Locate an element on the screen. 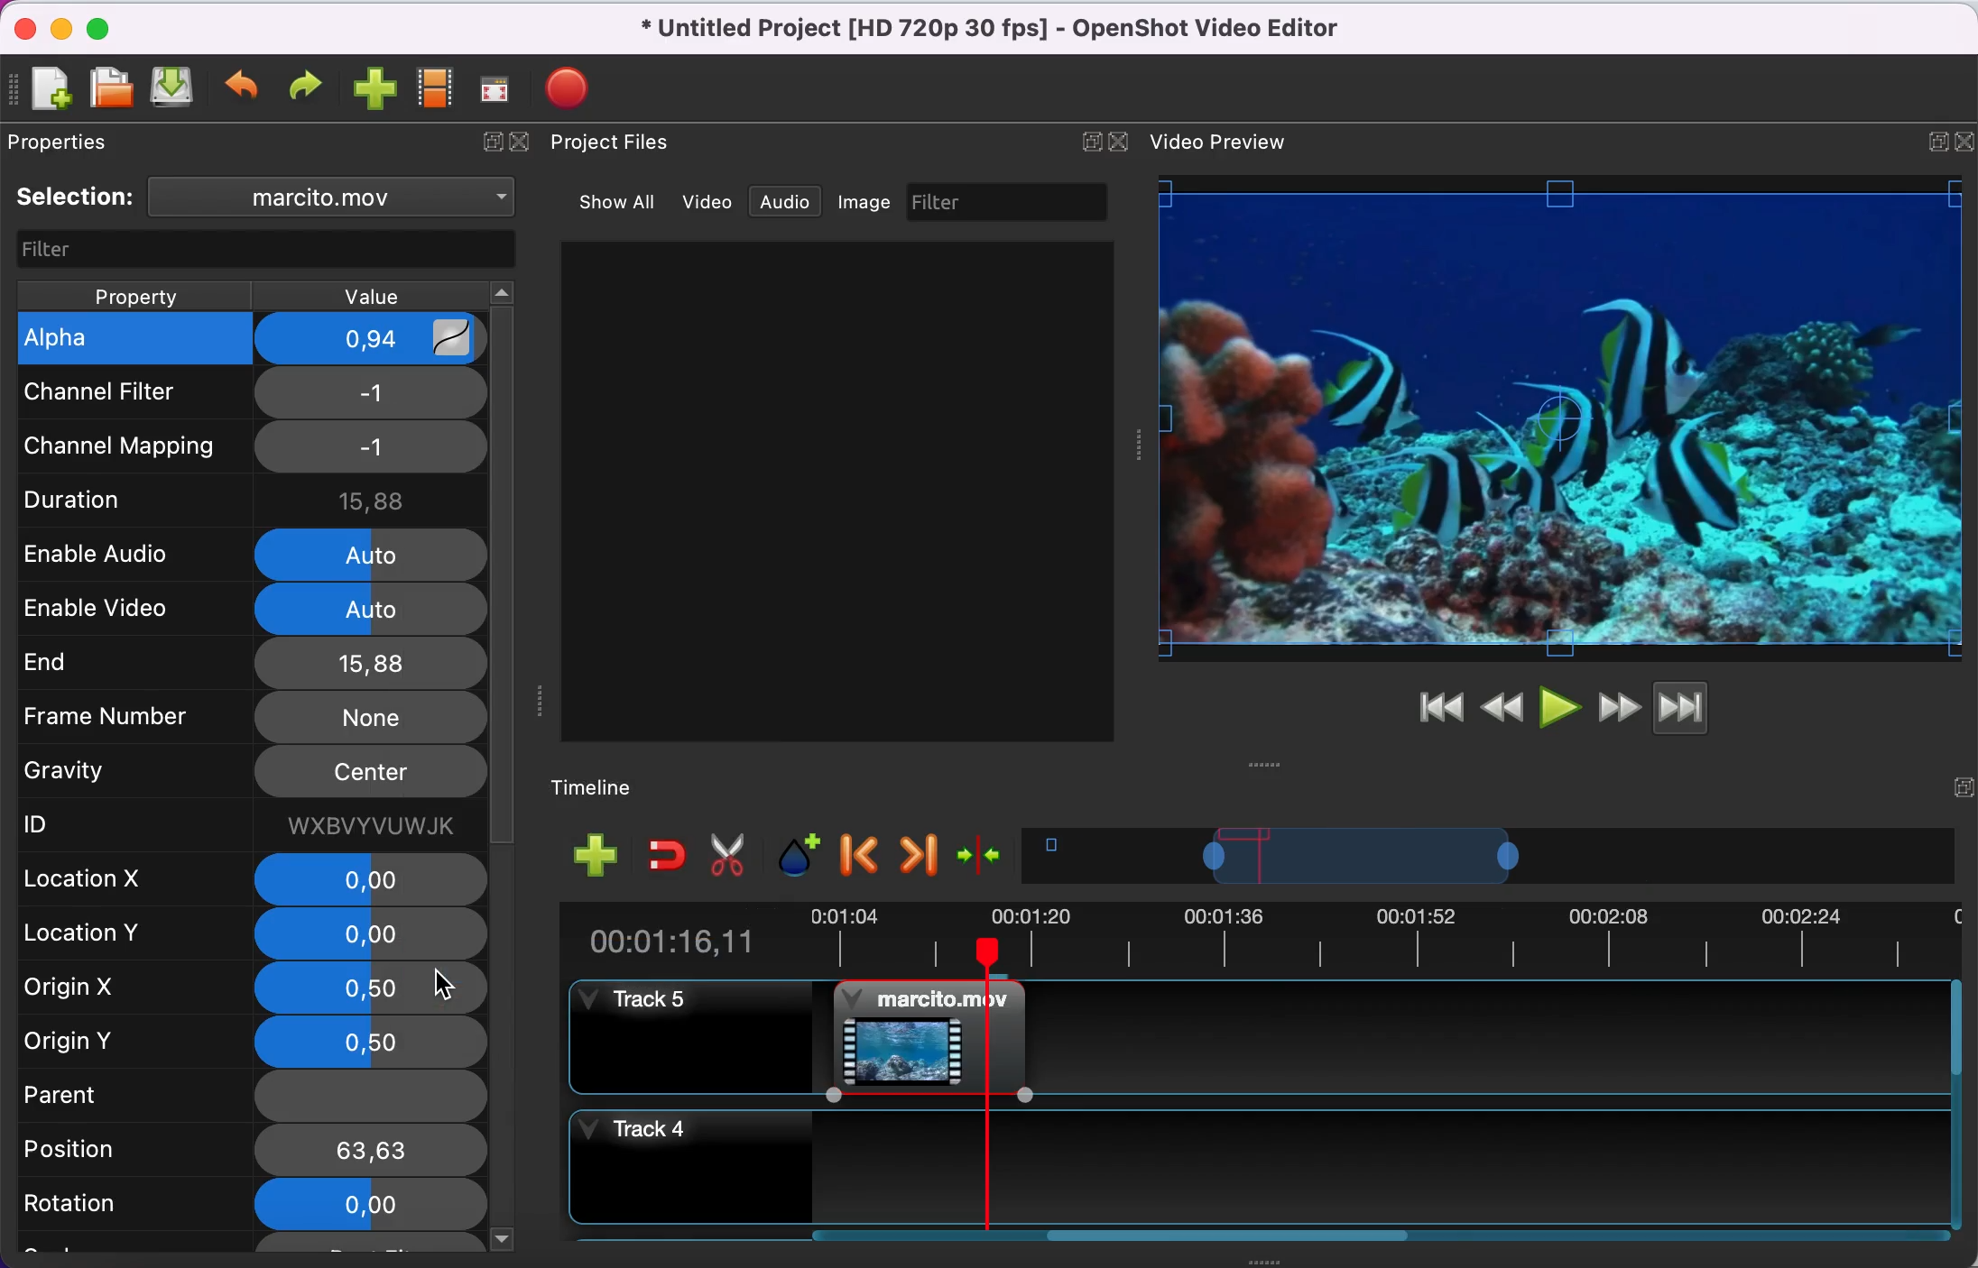 The width and height of the screenshot is (1978, 1268). il is located at coordinates (384, 391).